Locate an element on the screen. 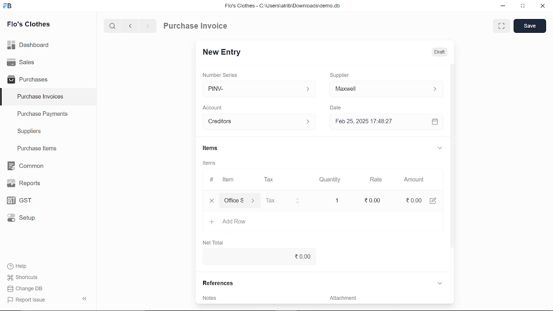 The width and height of the screenshot is (553, 311).  Feb 25, 2025 17:48:27 is located at coordinates (378, 121).